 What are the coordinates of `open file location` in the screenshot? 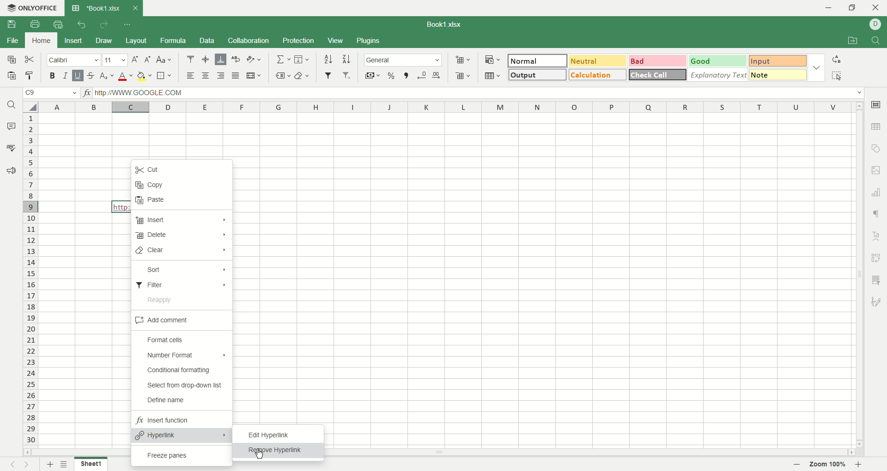 It's located at (851, 42).